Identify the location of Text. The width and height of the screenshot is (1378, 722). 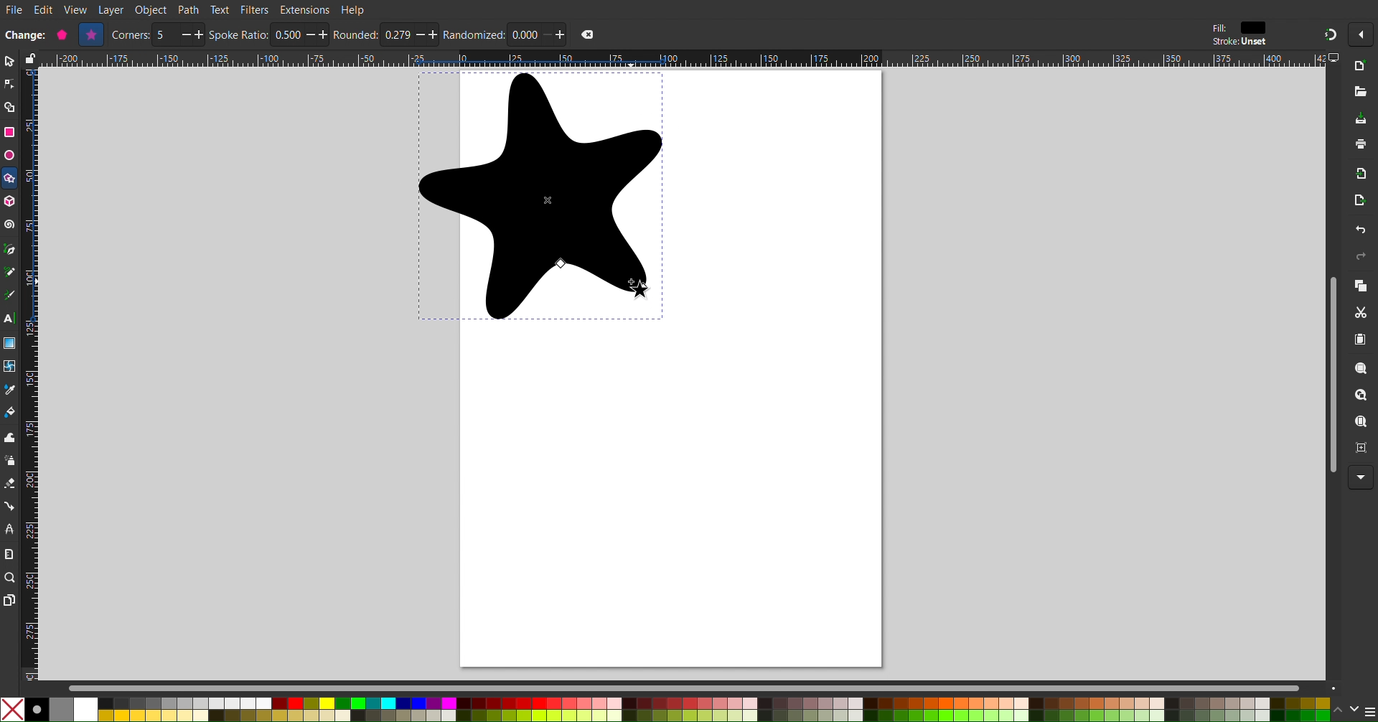
(219, 9).